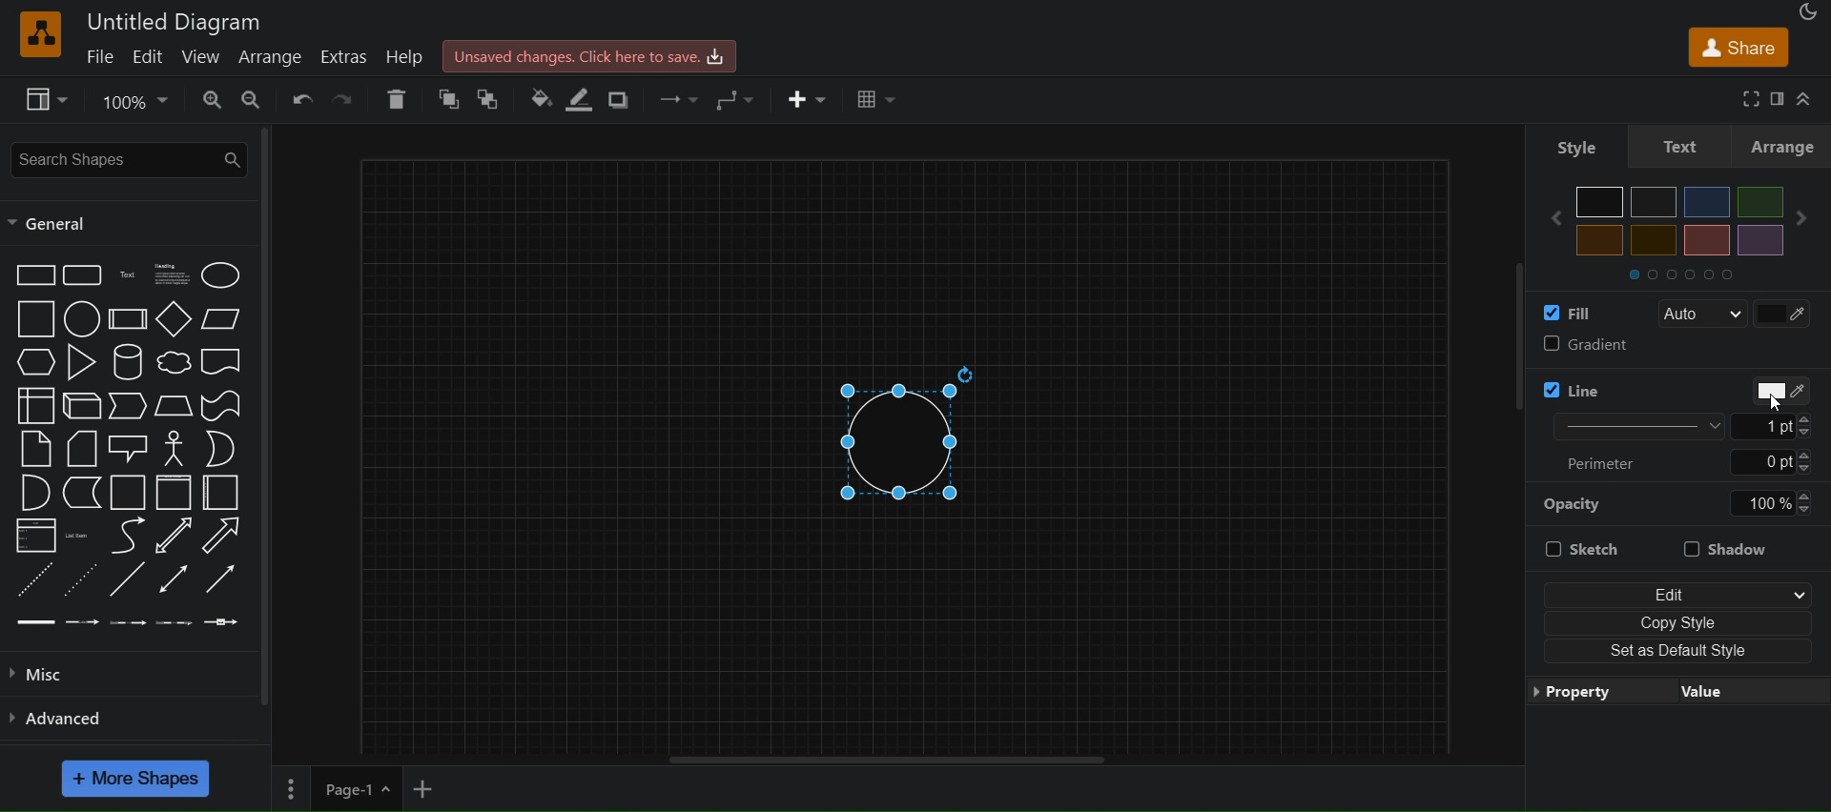  Describe the element at coordinates (38, 361) in the screenshot. I see `hexagon` at that location.